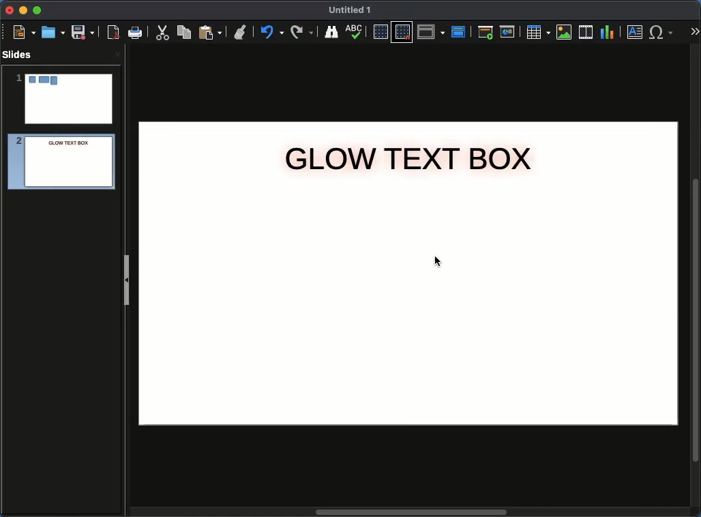 This screenshot has width=701, height=517. I want to click on New, so click(24, 31).